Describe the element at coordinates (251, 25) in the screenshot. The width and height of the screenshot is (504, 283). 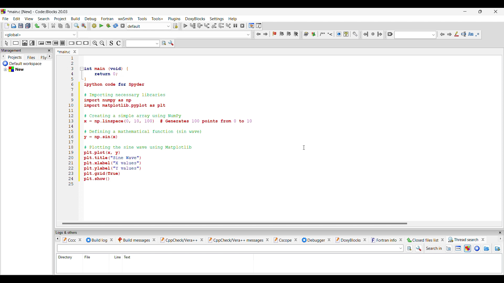
I see `Debugging windows` at that location.